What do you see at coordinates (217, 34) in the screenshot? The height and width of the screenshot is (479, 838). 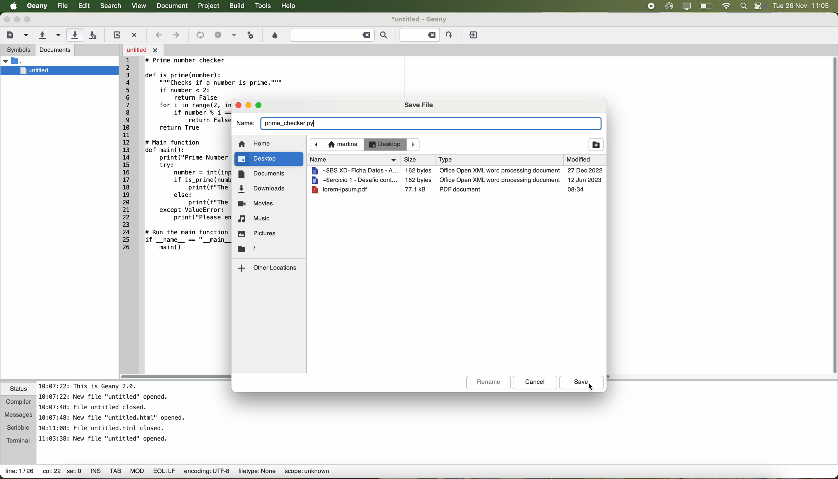 I see `icon` at bounding box center [217, 34].